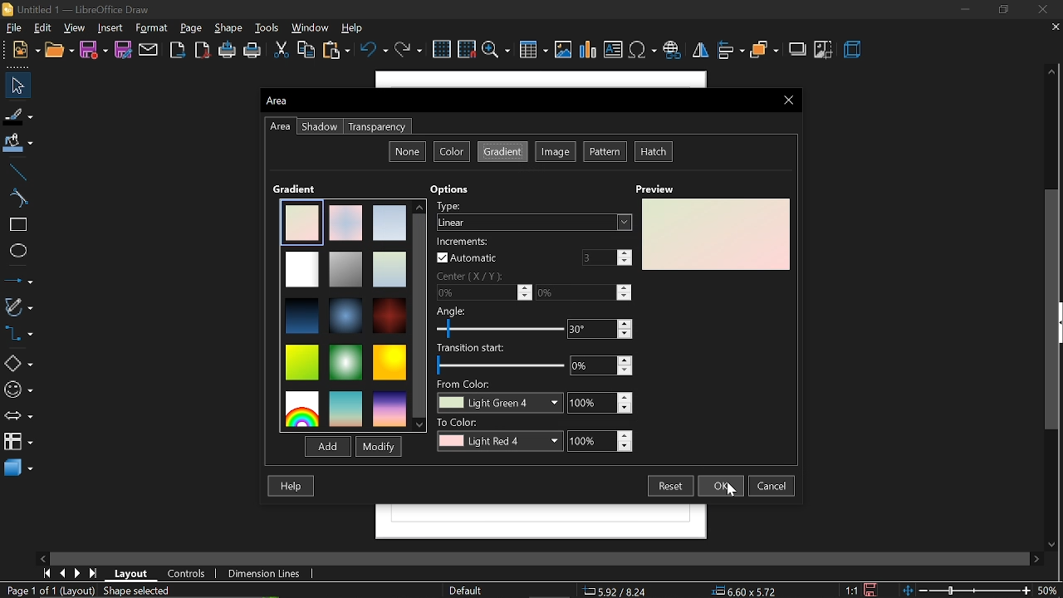  Describe the element at coordinates (18, 364) in the screenshot. I see `basic shapes` at that location.